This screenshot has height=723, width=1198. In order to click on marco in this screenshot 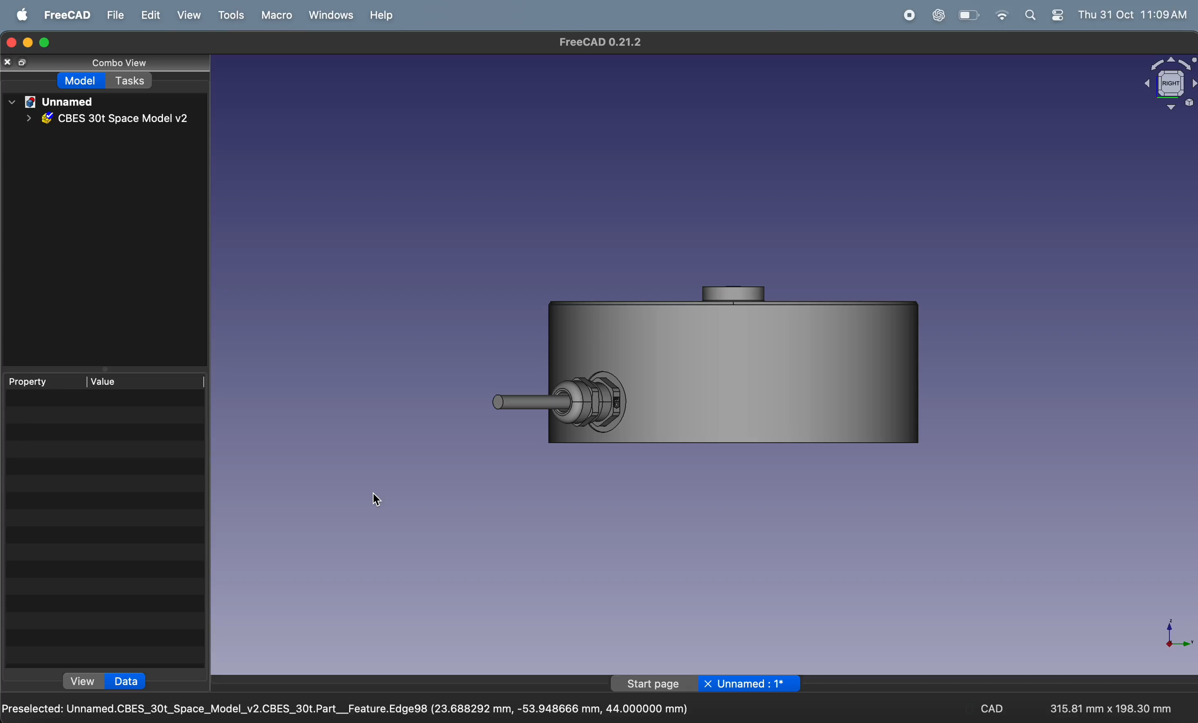, I will do `click(280, 16)`.